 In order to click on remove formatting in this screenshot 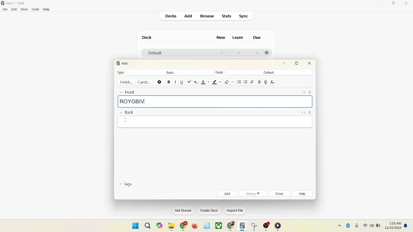, I will do `click(228, 82)`.